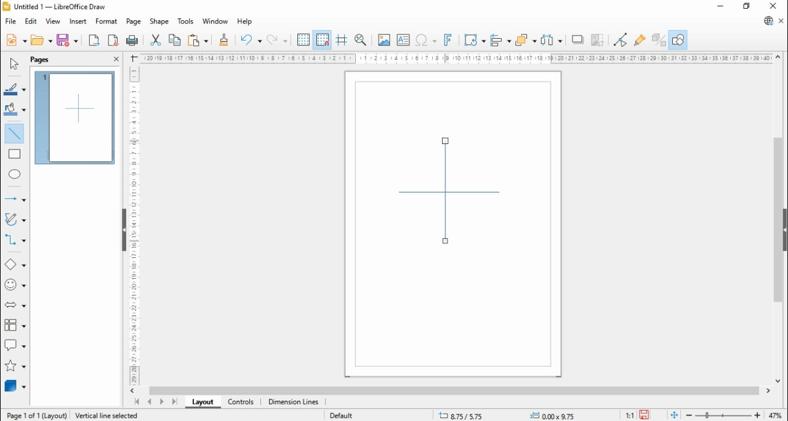 This screenshot has height=421, width=788. I want to click on lines and arrows, so click(14, 199).